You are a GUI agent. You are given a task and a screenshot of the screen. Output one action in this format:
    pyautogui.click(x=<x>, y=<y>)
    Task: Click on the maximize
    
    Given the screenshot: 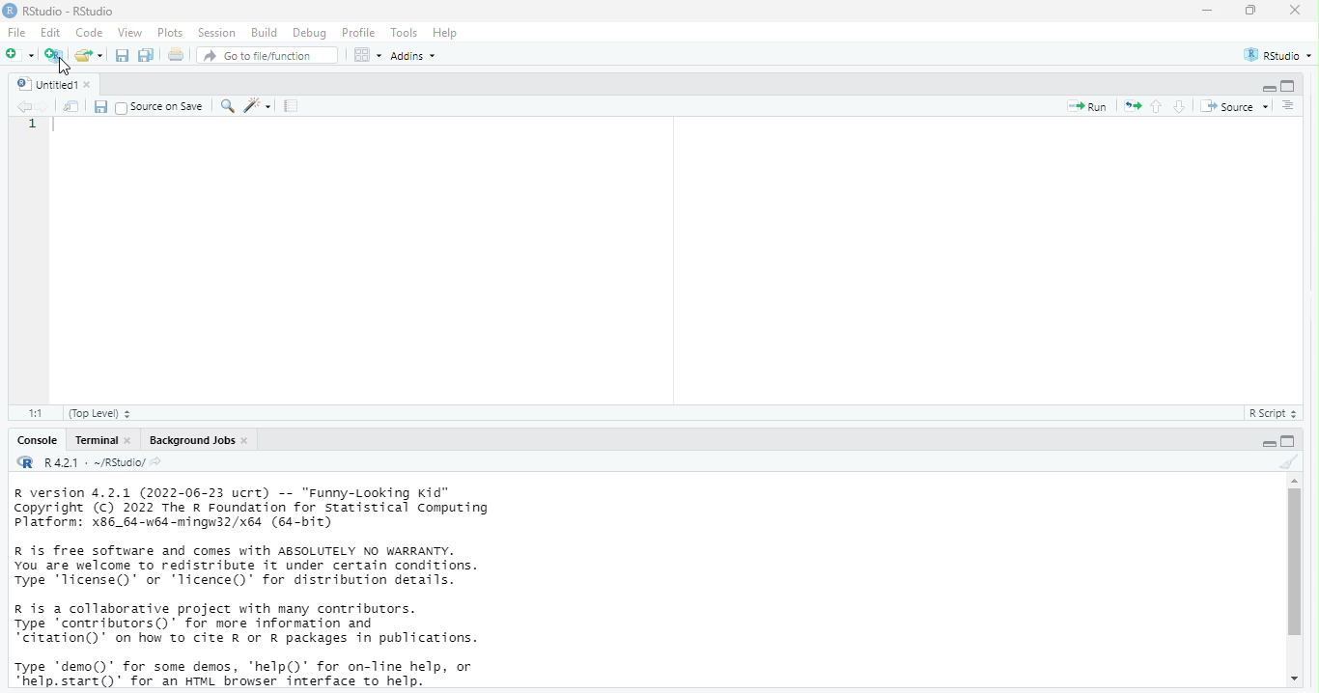 What is the action you would take?
    pyautogui.click(x=1300, y=439)
    